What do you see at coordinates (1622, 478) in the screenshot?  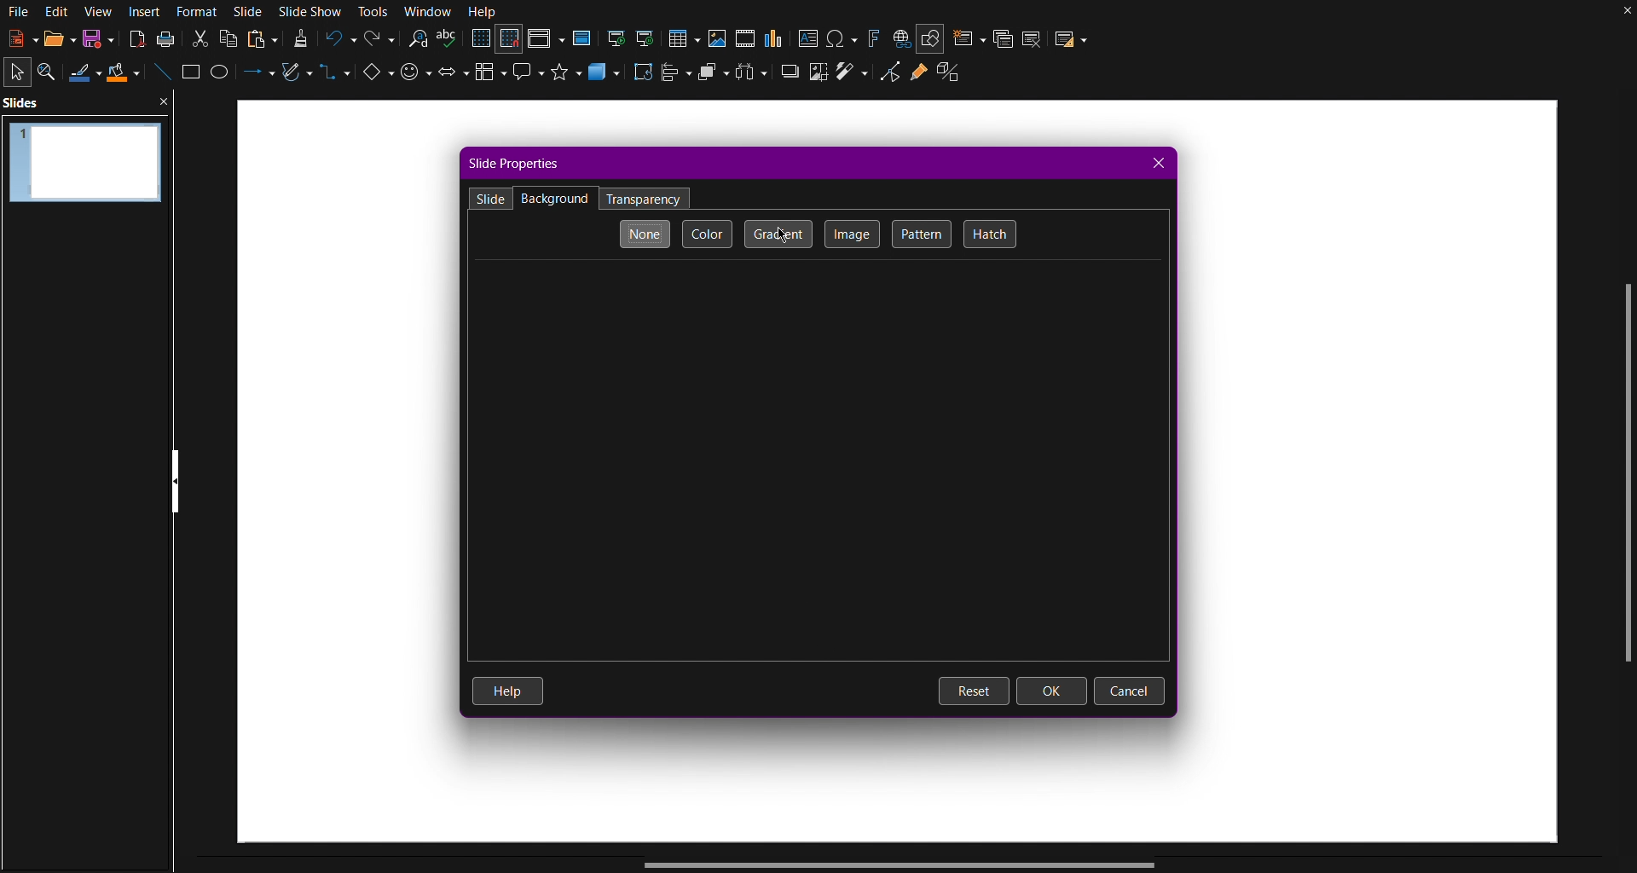 I see `Scrollbar` at bounding box center [1622, 478].